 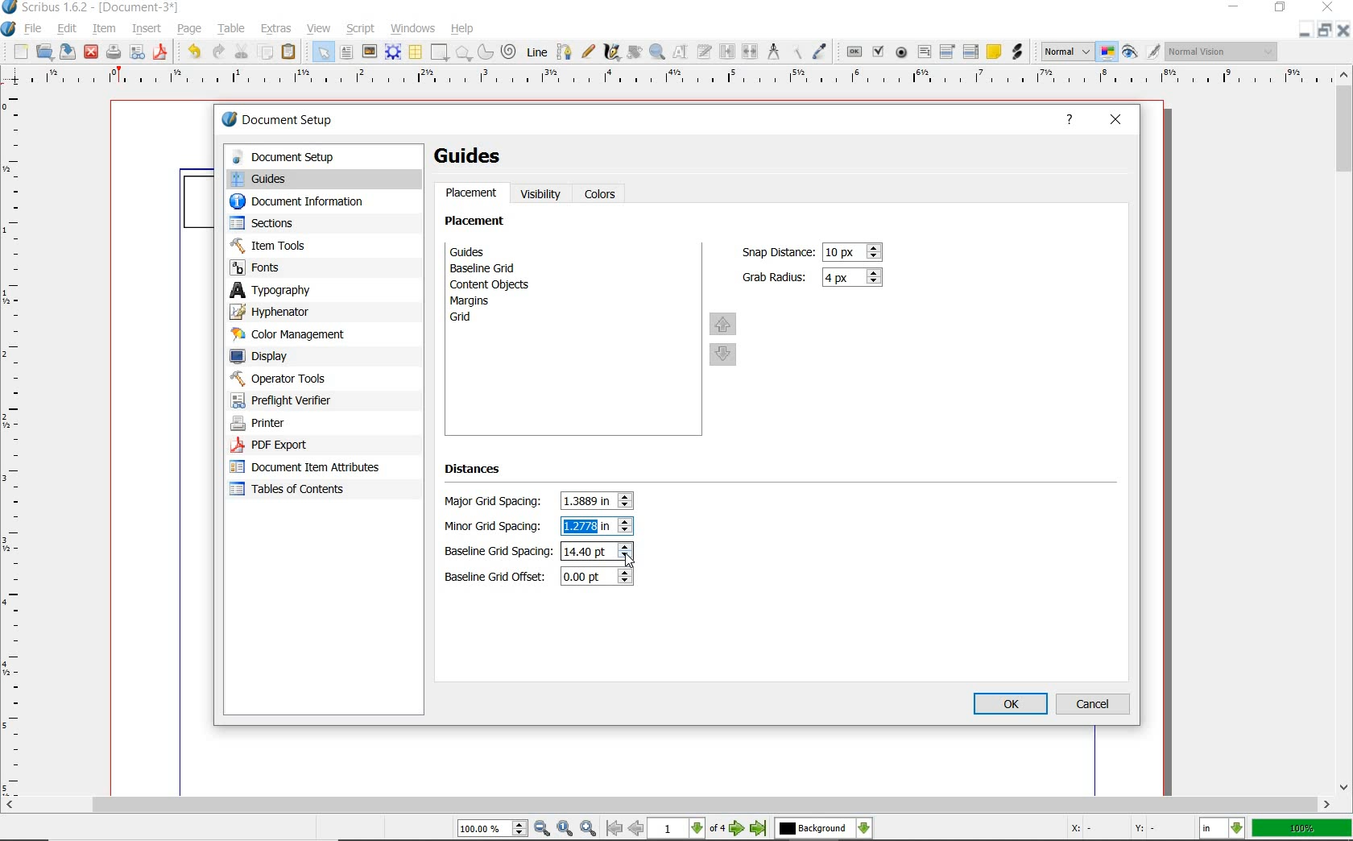 I want to click on document item attributes, so click(x=308, y=466).